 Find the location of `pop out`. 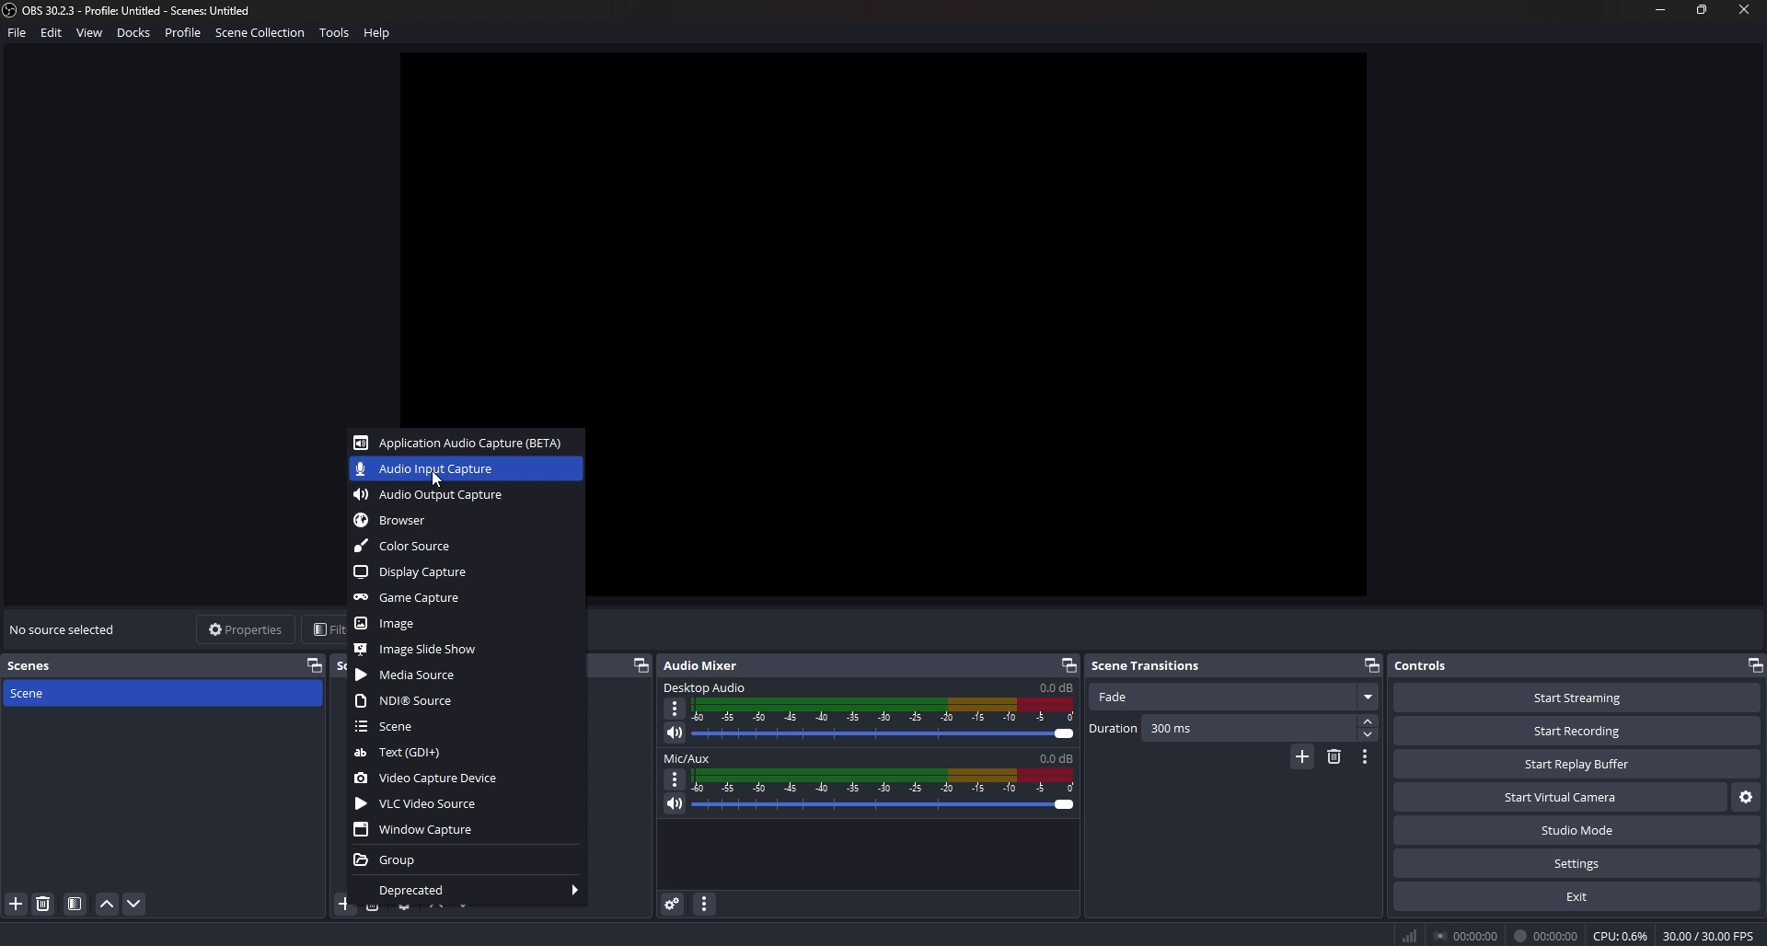

pop out is located at coordinates (1756, 665).